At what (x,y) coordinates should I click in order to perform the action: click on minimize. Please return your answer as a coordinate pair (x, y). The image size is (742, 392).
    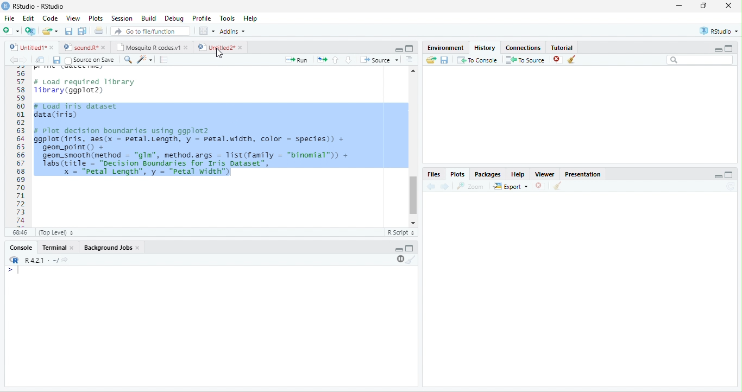
    Looking at the image, I should click on (680, 5).